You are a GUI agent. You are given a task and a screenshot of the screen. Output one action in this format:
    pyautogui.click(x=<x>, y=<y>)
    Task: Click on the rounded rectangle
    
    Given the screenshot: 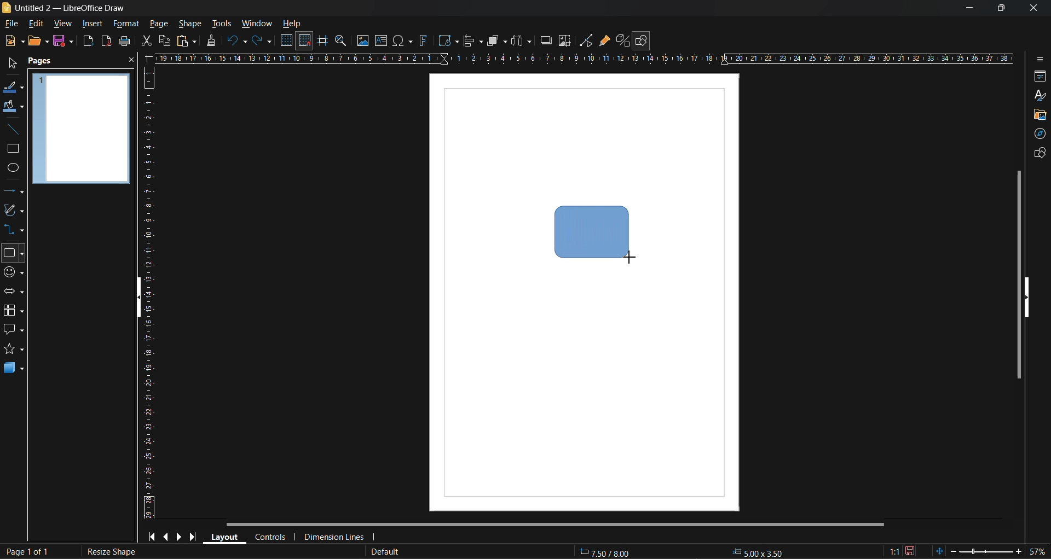 What is the action you would take?
    pyautogui.click(x=591, y=230)
    